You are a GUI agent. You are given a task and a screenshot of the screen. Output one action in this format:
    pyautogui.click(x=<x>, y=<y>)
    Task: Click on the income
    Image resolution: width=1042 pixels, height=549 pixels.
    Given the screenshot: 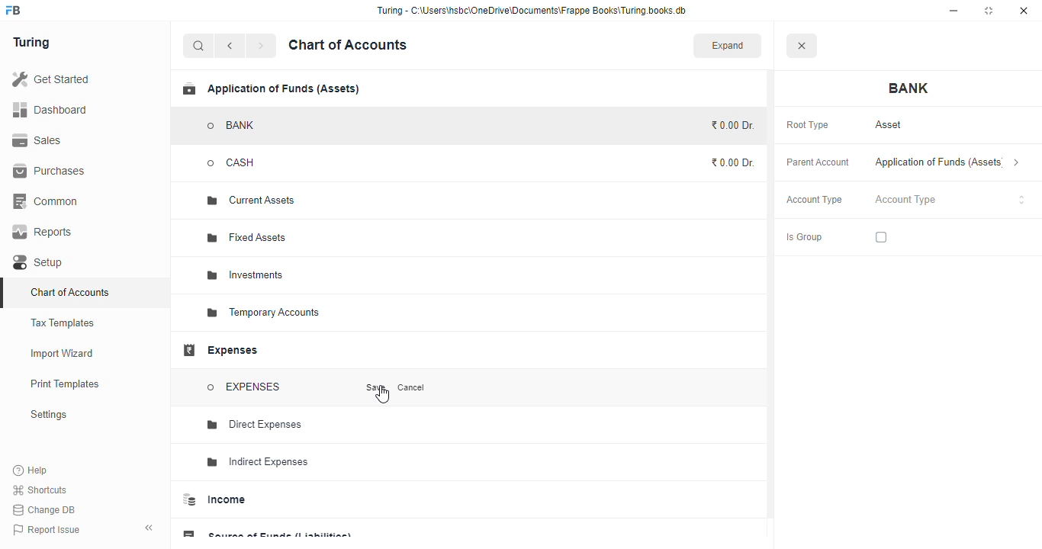 What is the action you would take?
    pyautogui.click(x=214, y=499)
    